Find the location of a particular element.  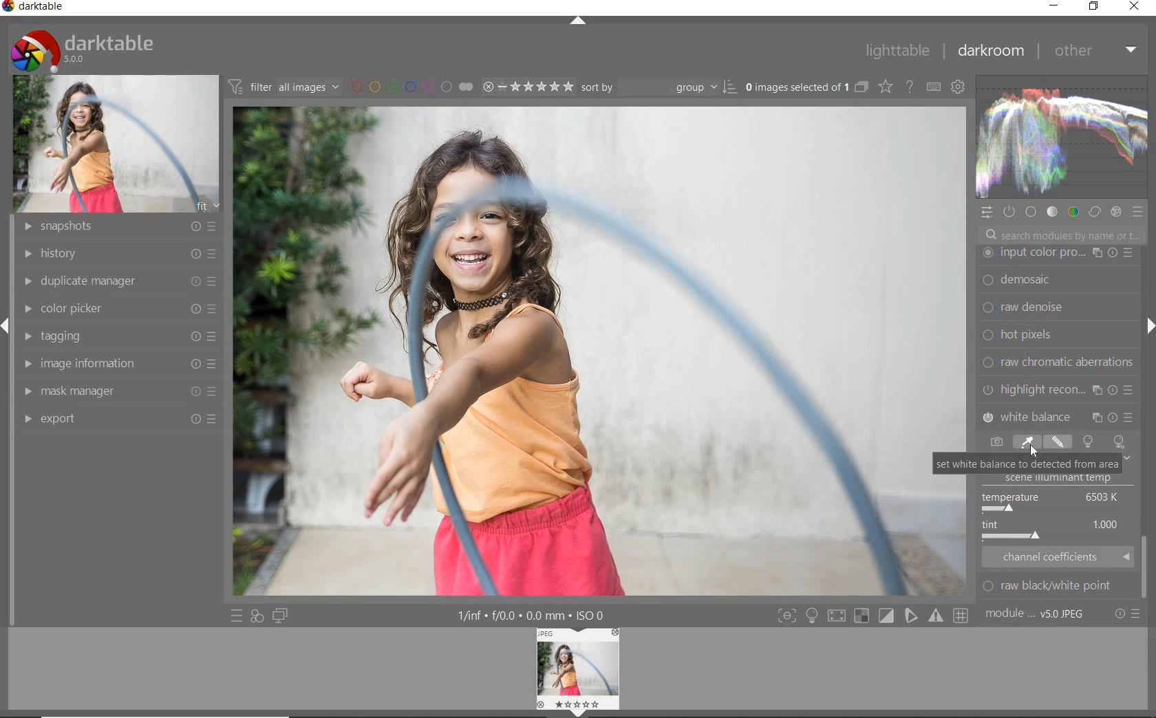

ROW BLACK/WHITE POINT is located at coordinates (1056, 586).